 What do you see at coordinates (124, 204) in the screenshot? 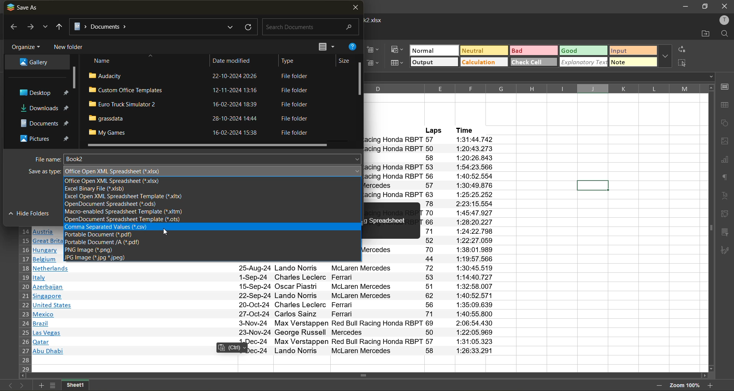
I see `ods` at bounding box center [124, 204].